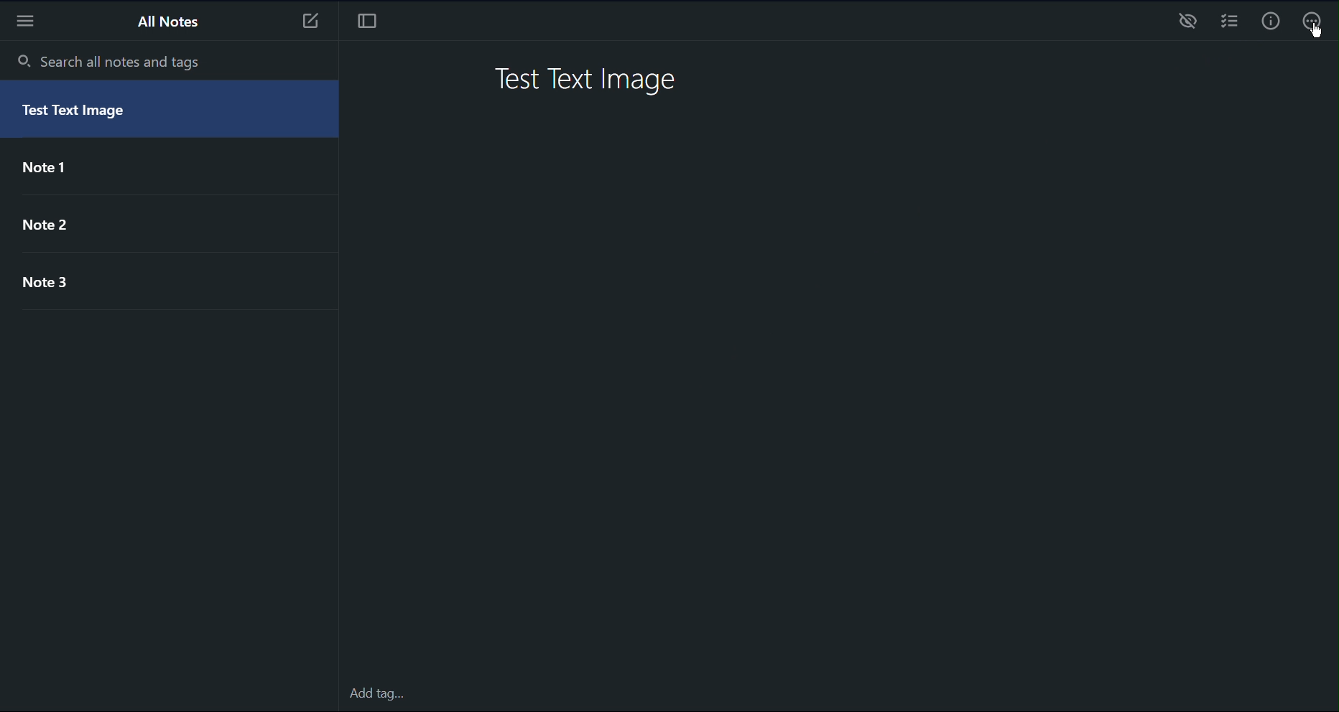 This screenshot has width=1339, height=712. I want to click on Note 1, so click(65, 169).